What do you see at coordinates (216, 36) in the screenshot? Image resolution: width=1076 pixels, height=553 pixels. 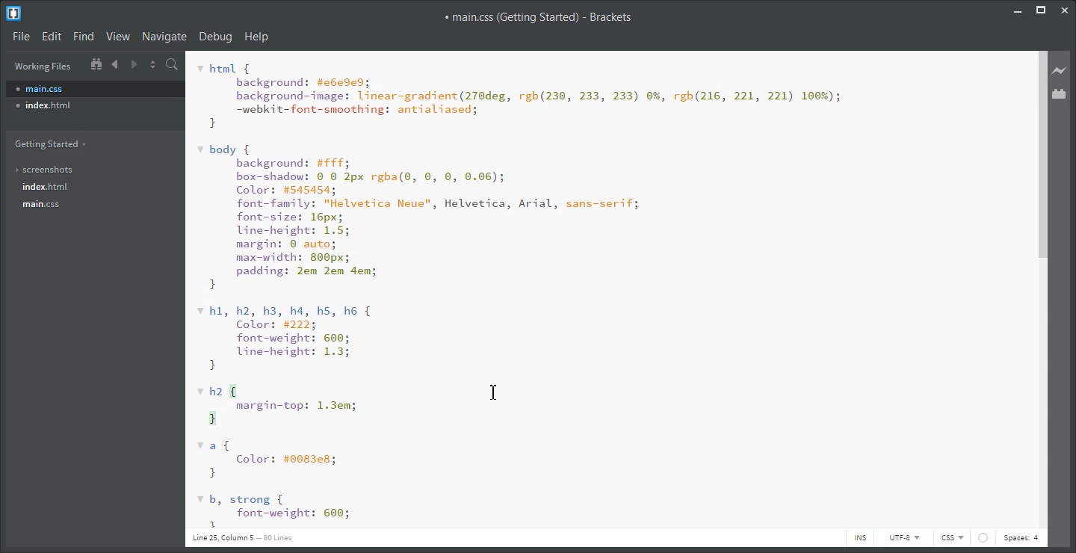 I see `Debug` at bounding box center [216, 36].